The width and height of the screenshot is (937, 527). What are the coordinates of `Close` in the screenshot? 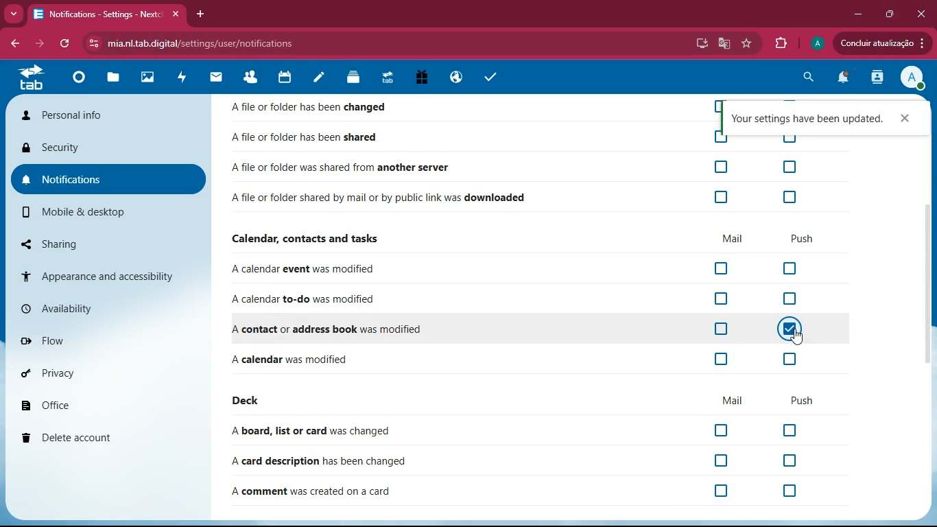 It's located at (921, 14).